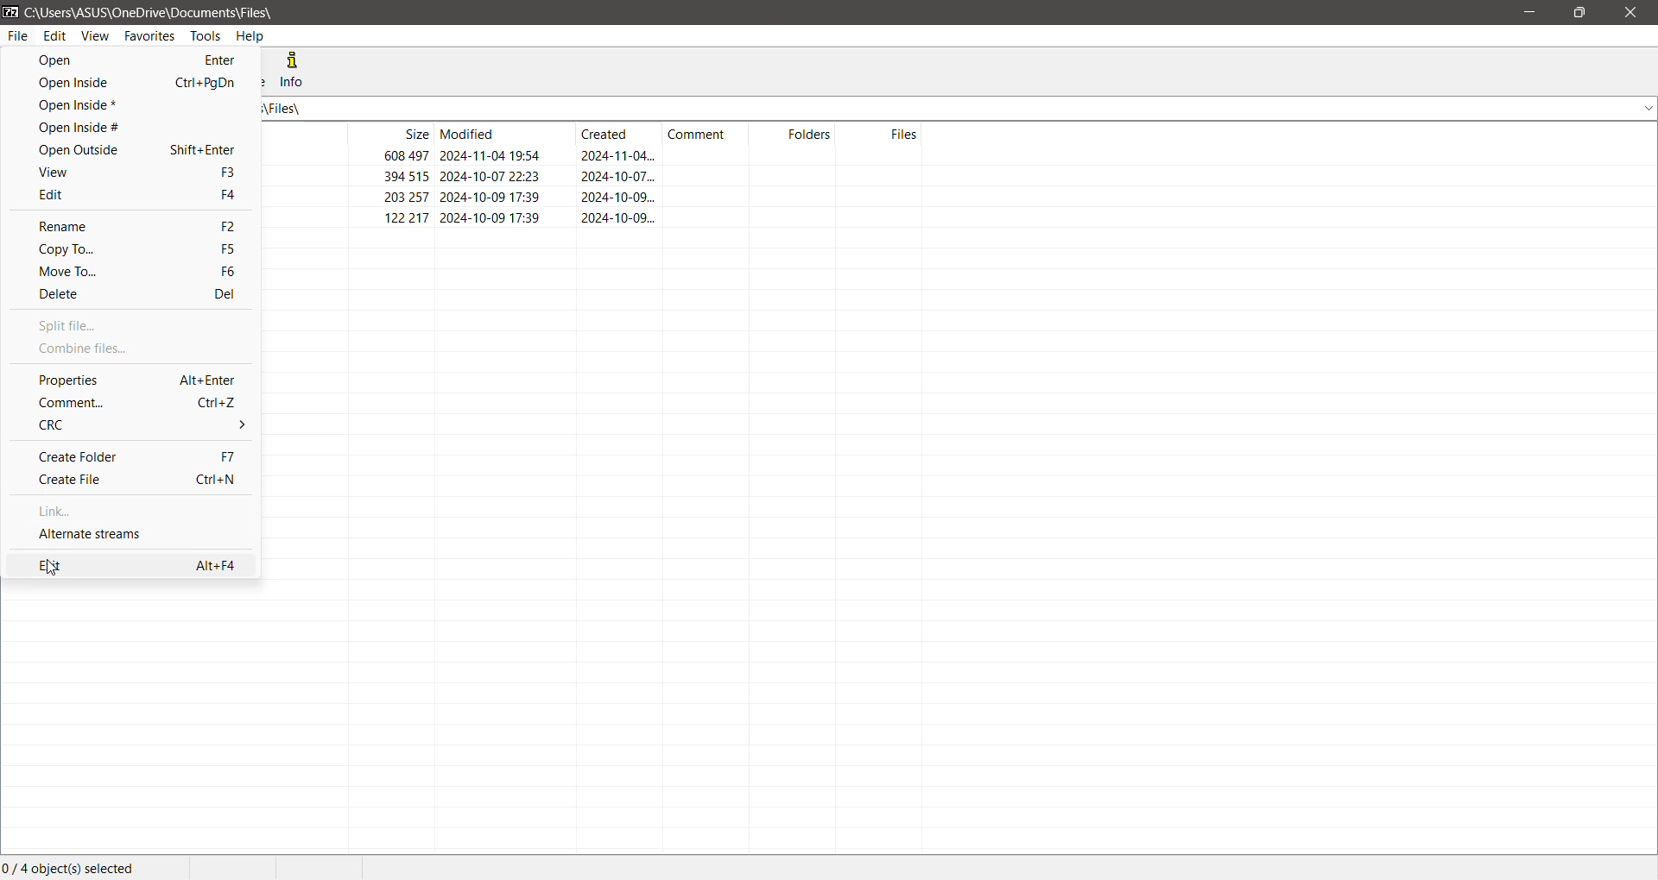  I want to click on 2024-10-09..., so click(616, 219).